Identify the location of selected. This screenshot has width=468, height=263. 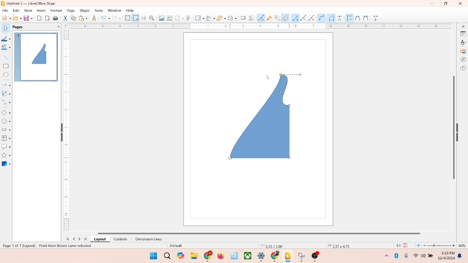
(65, 246).